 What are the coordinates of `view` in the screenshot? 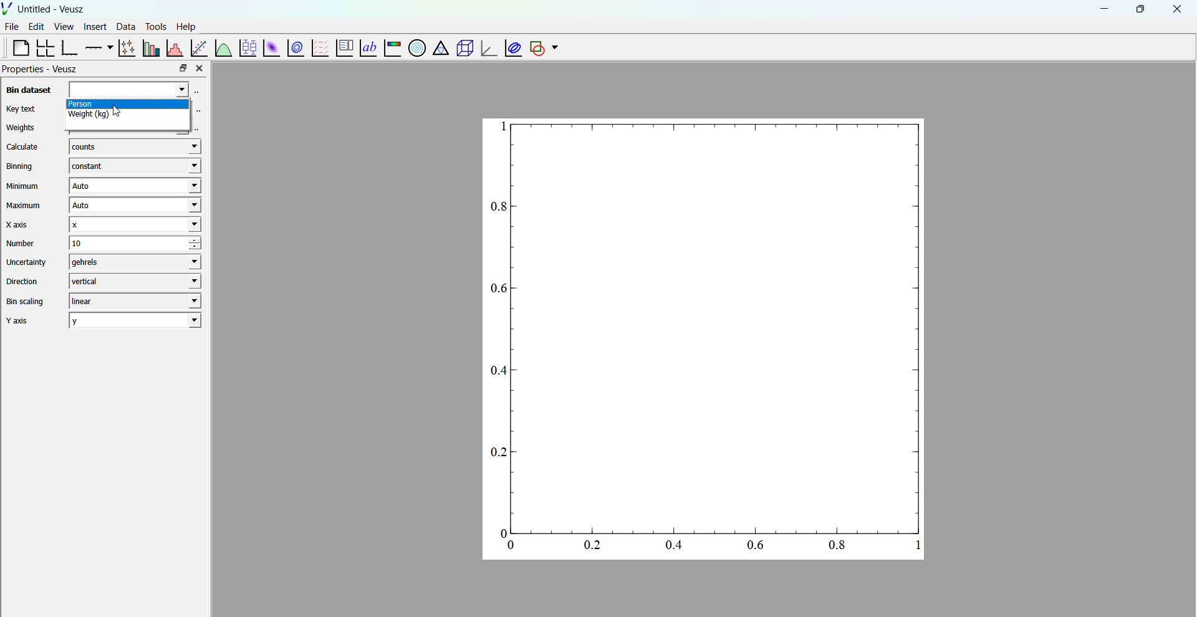 It's located at (64, 28).